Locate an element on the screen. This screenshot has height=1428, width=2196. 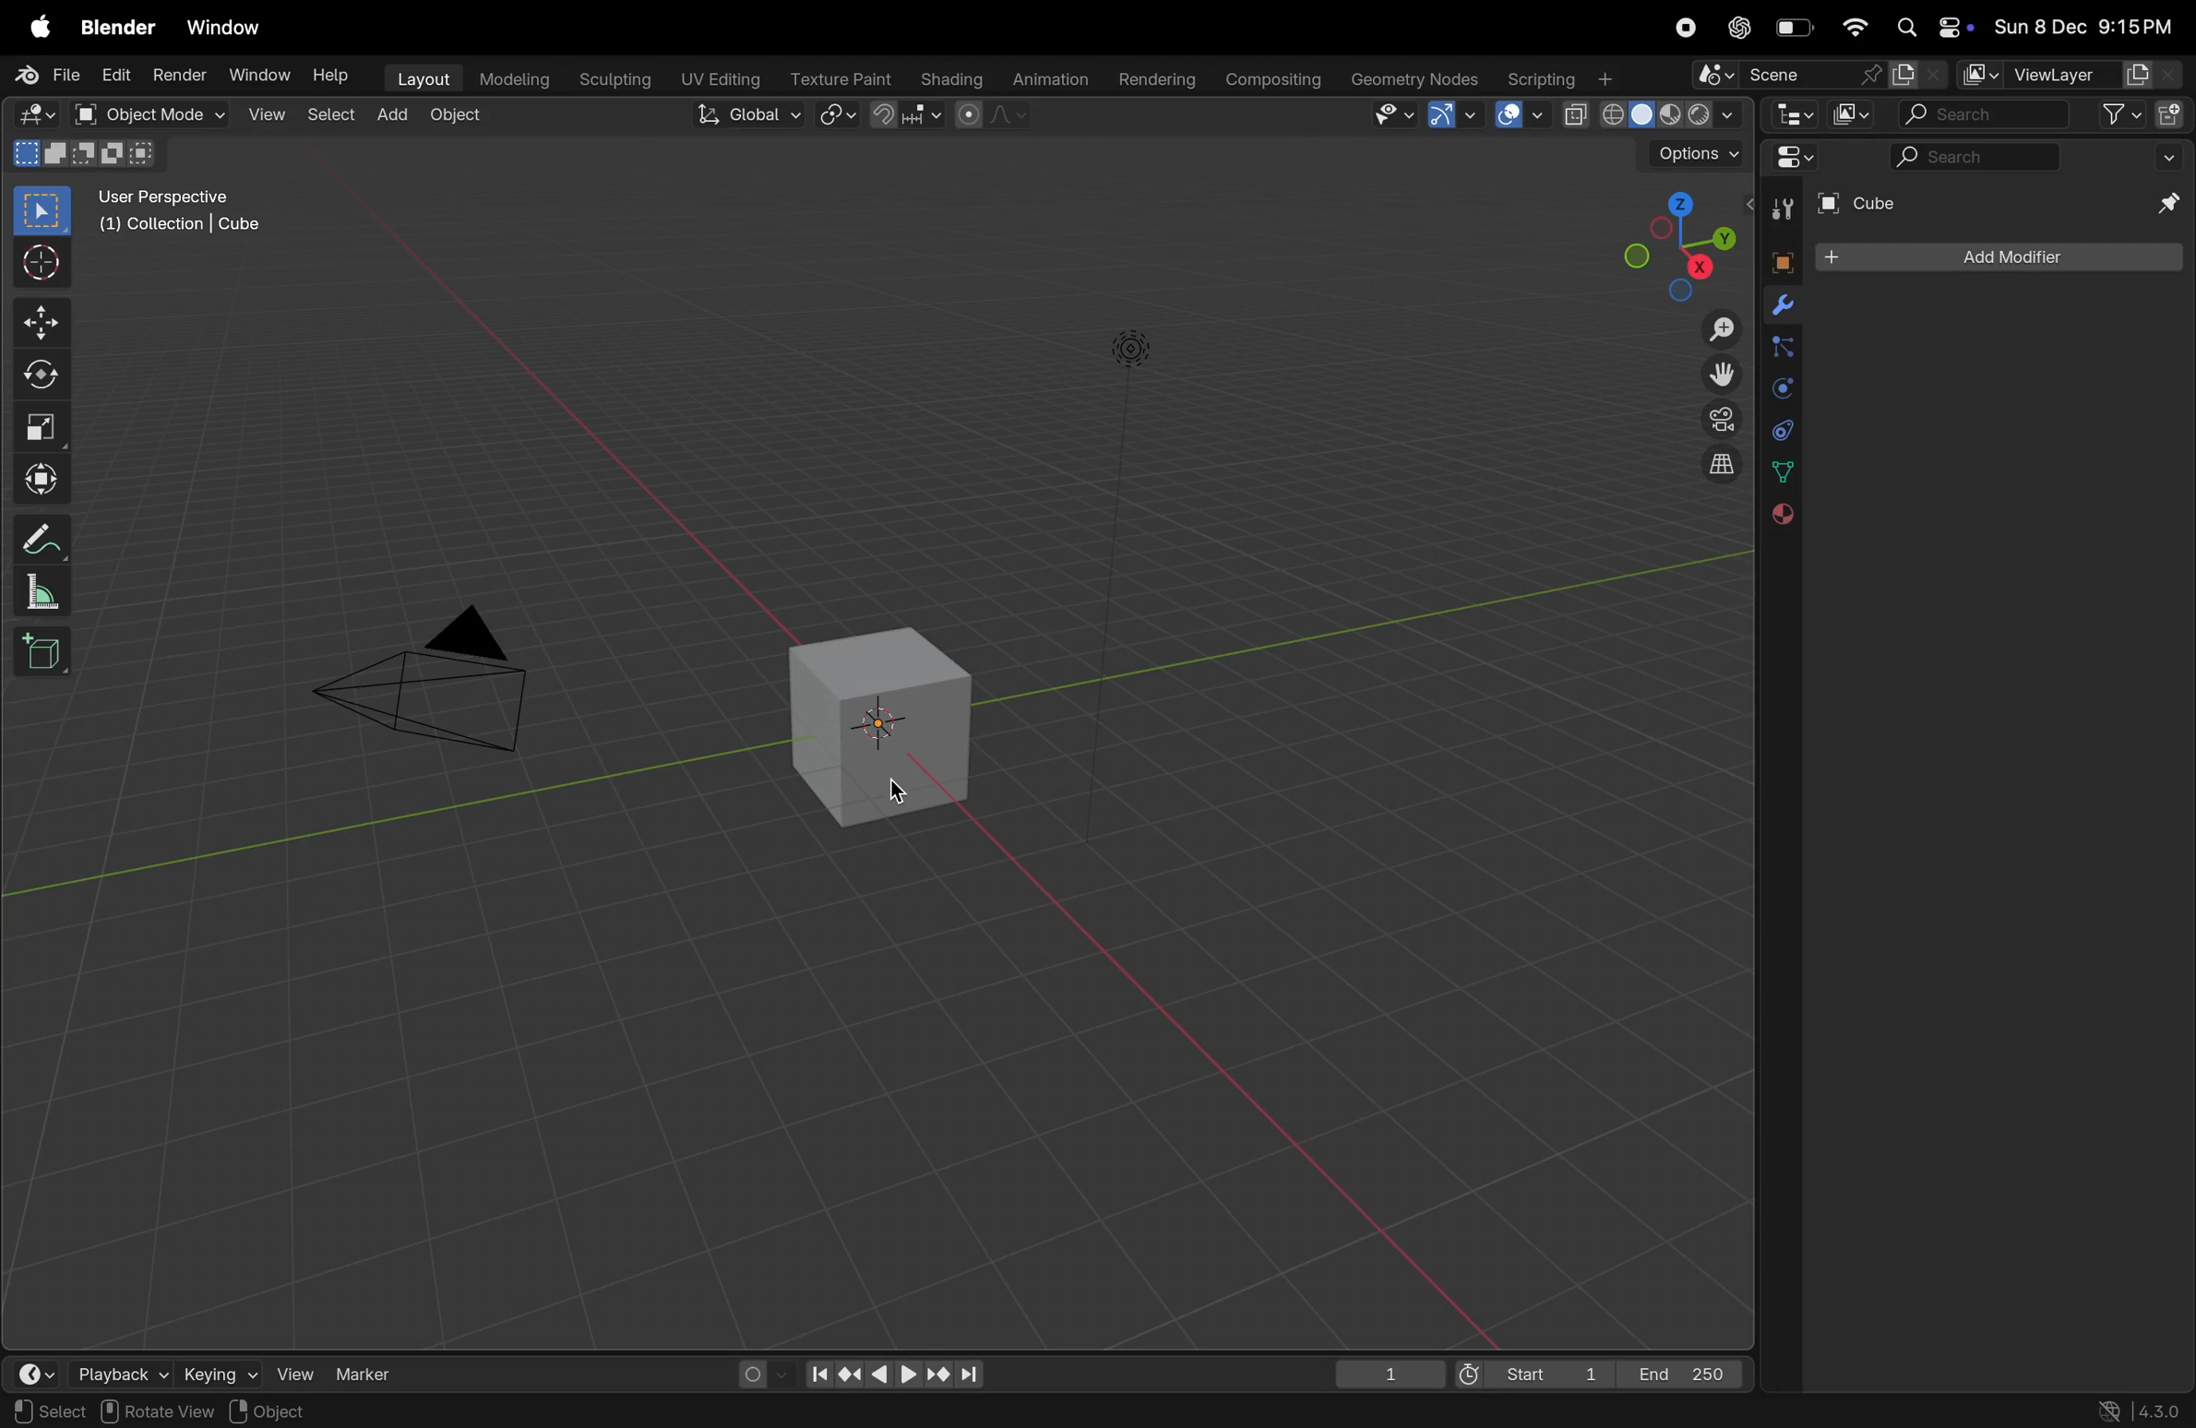
view is located at coordinates (267, 116).